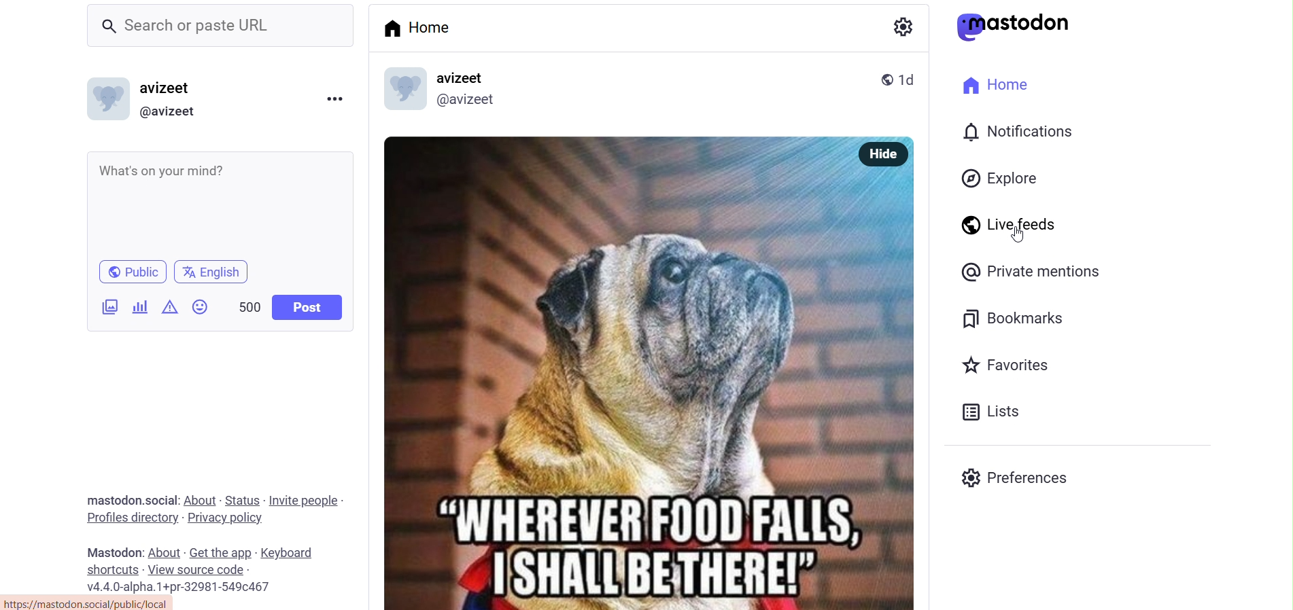  Describe the element at coordinates (164, 552) in the screenshot. I see `about` at that location.